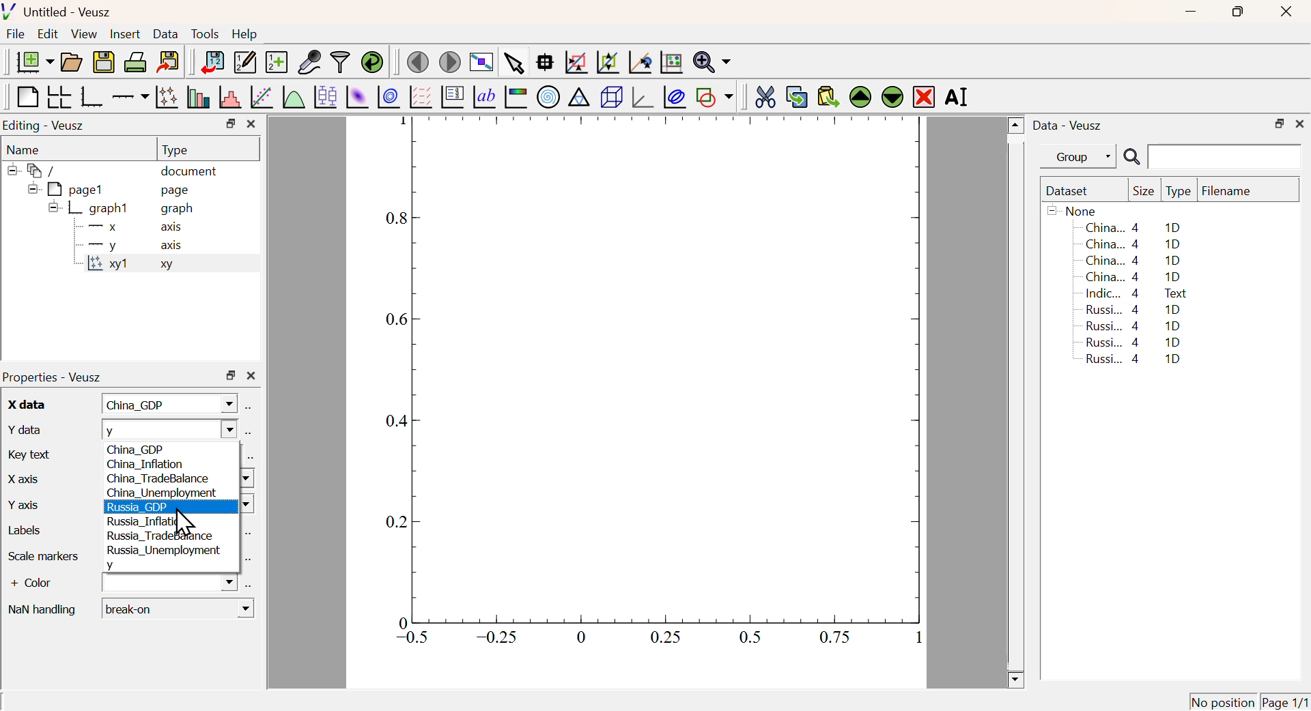 The height and width of the screenshot is (711, 1311). I want to click on Add a shape, so click(714, 96).